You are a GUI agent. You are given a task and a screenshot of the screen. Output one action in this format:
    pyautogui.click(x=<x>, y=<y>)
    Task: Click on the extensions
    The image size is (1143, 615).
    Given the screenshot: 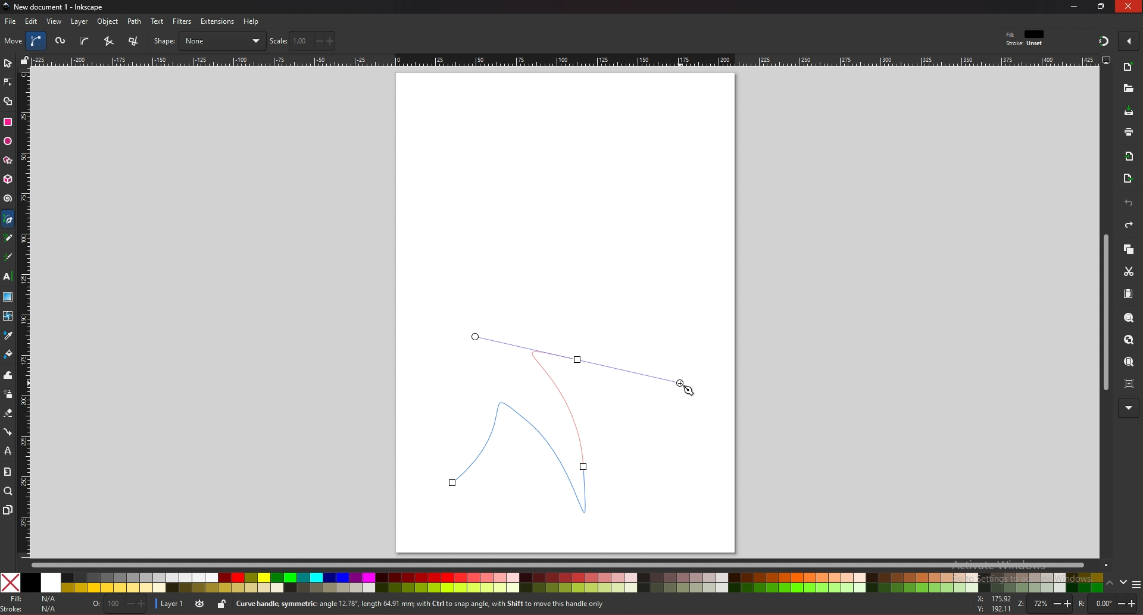 What is the action you would take?
    pyautogui.click(x=217, y=22)
    